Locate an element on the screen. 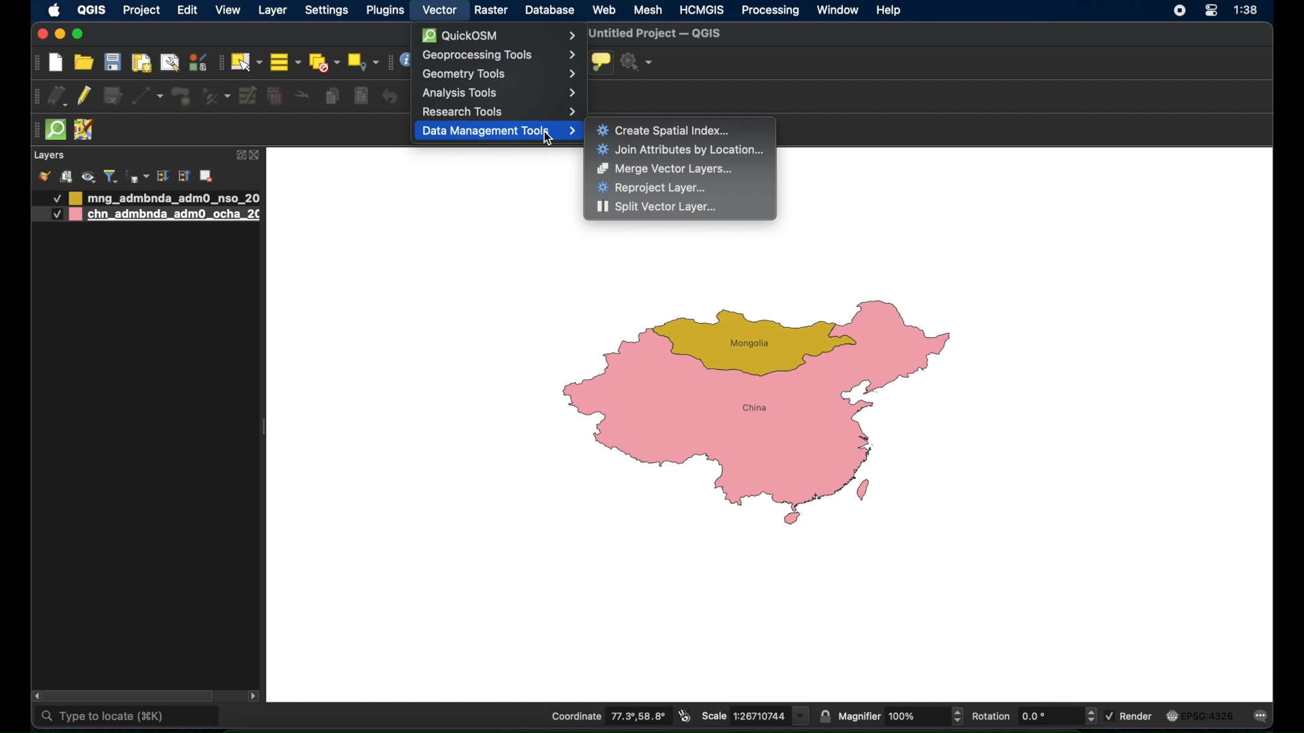 The image size is (1304, 733). cut features is located at coordinates (303, 95).